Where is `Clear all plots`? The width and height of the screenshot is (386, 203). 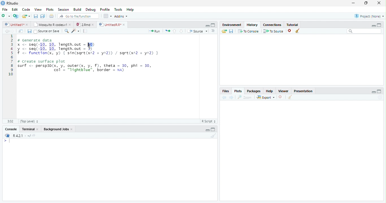
Clear all plots is located at coordinates (290, 97).